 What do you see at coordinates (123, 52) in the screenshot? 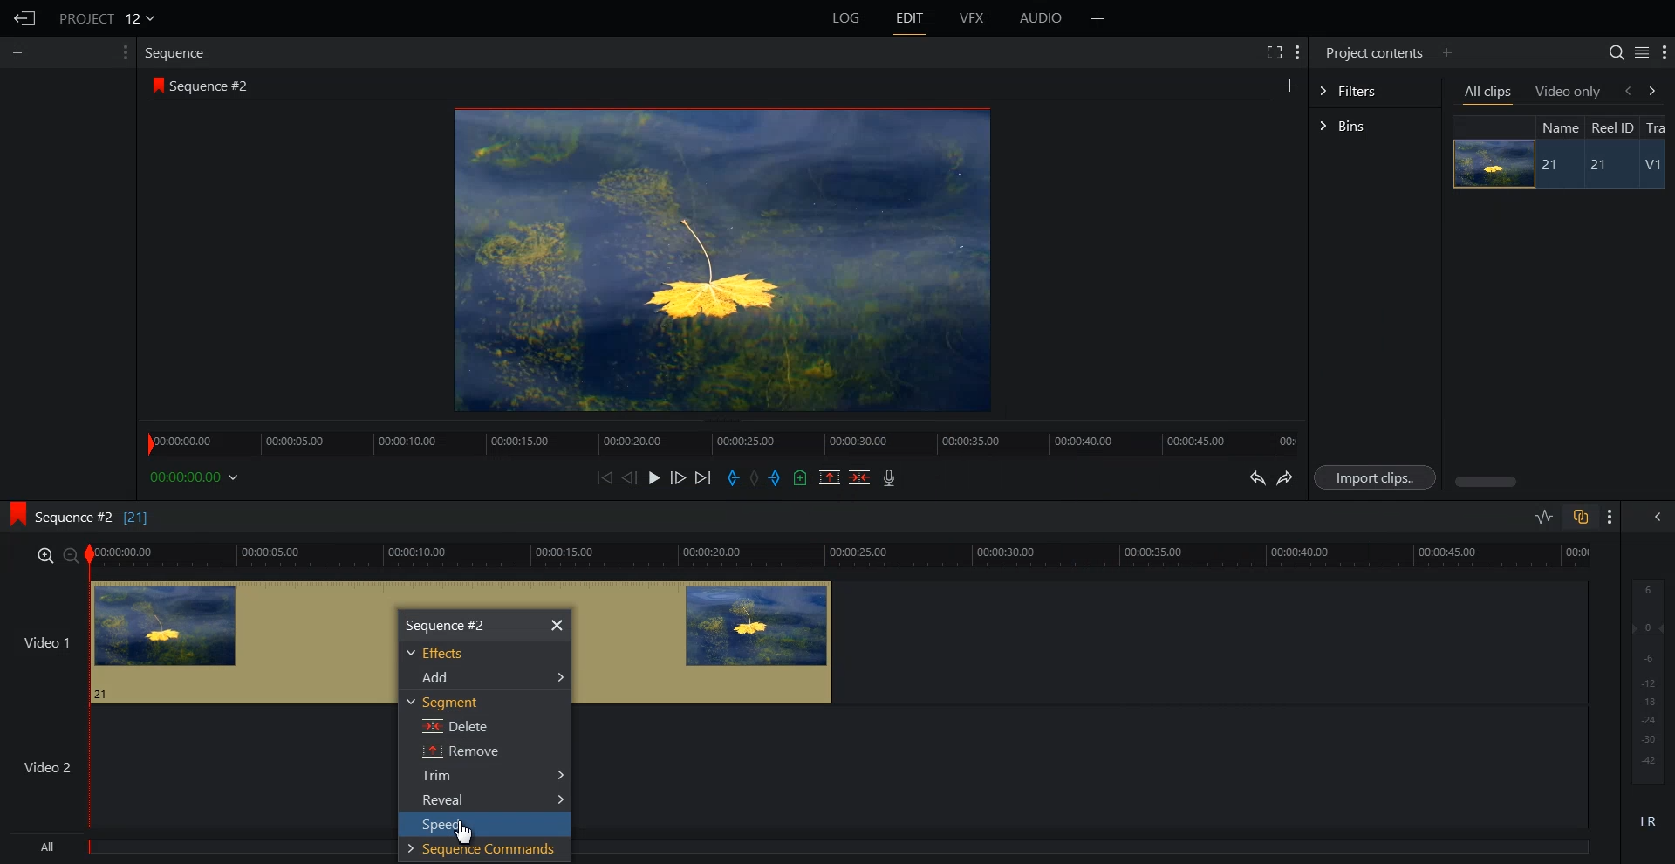
I see `Show setting menu` at bounding box center [123, 52].